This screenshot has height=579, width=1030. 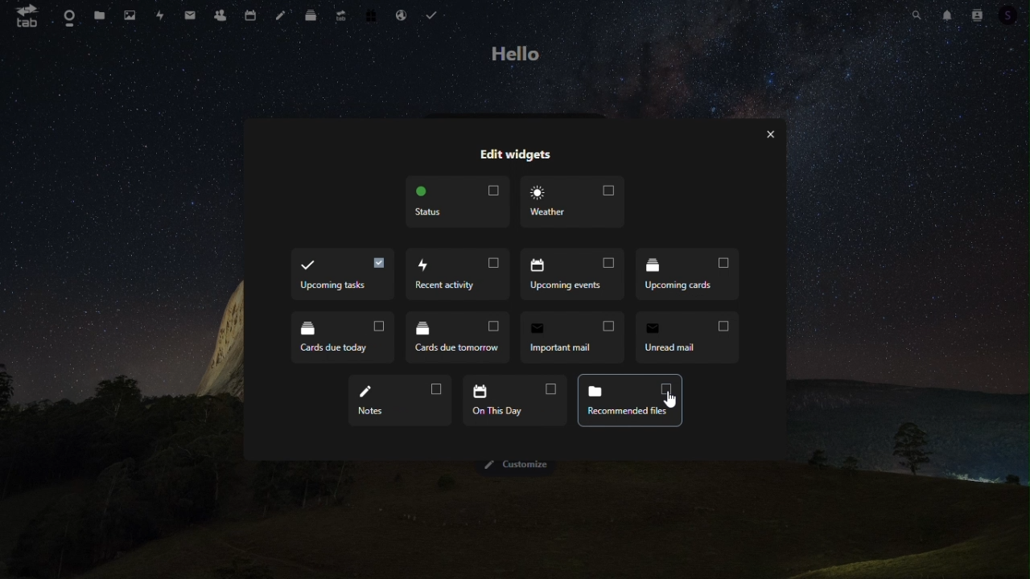 What do you see at coordinates (399, 400) in the screenshot?
I see `On this day` at bounding box center [399, 400].